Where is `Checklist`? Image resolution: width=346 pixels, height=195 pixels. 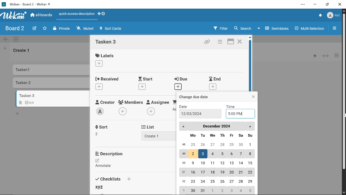
Checklist is located at coordinates (32, 103).